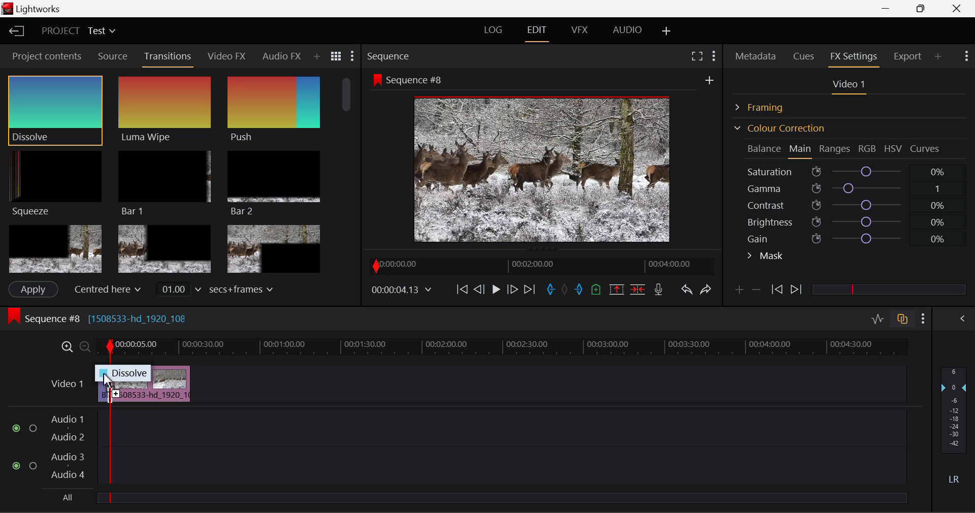  What do you see at coordinates (765, 148) in the screenshot?
I see `Balance Section` at bounding box center [765, 148].